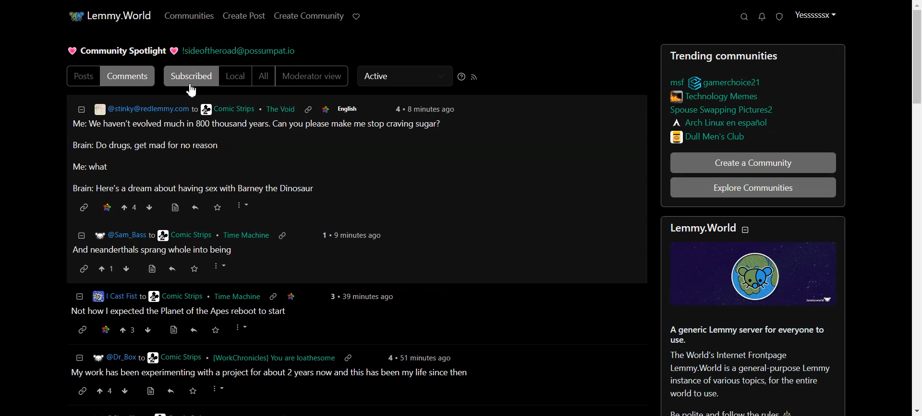 The width and height of the screenshot is (922, 416). What do you see at coordinates (244, 109) in the screenshot?
I see `username` at bounding box center [244, 109].